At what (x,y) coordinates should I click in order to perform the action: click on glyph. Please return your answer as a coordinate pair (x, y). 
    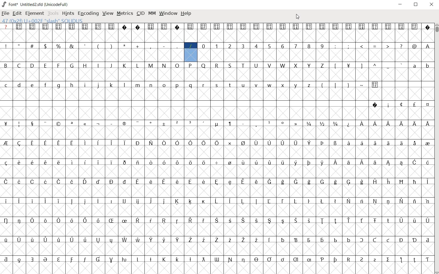
    Looking at the image, I should click on (296, 124).